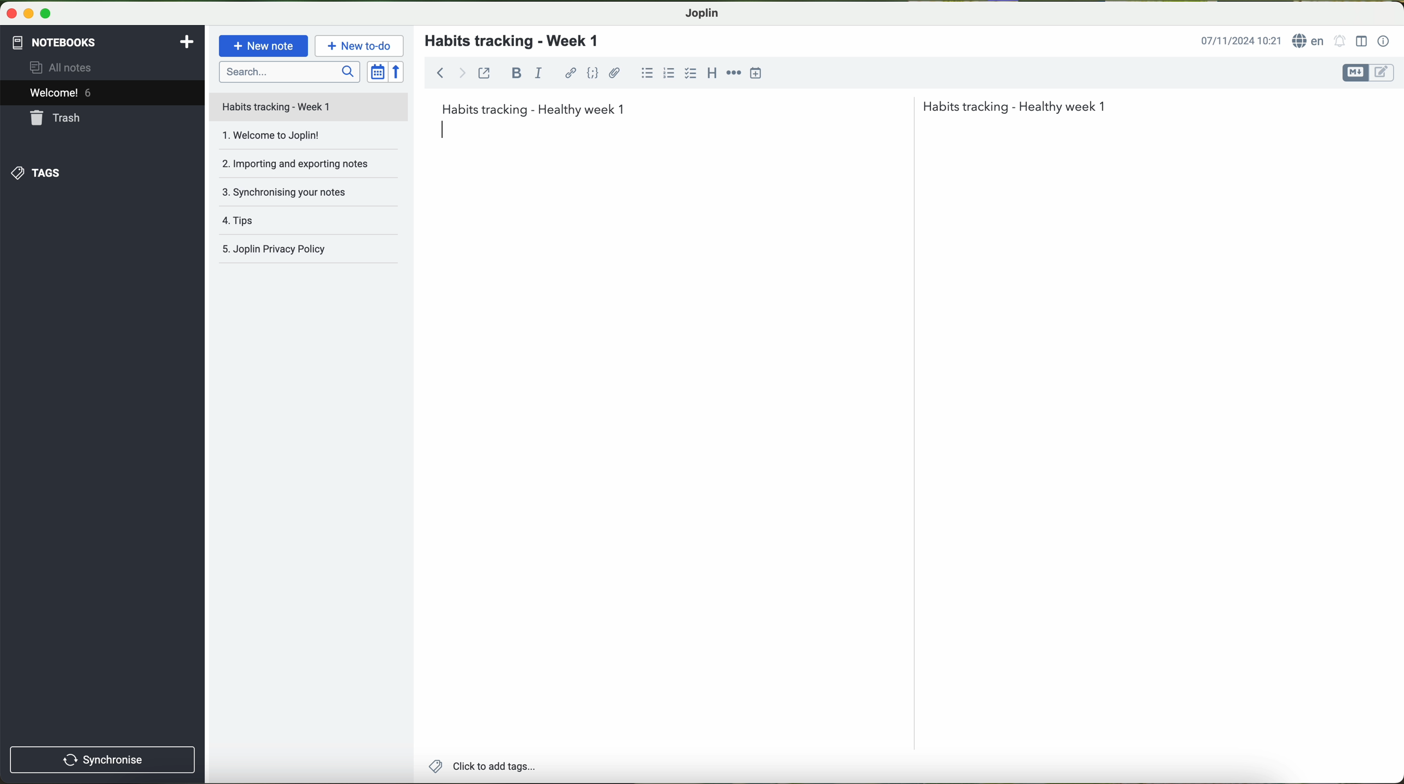  What do you see at coordinates (594, 73) in the screenshot?
I see `code` at bounding box center [594, 73].